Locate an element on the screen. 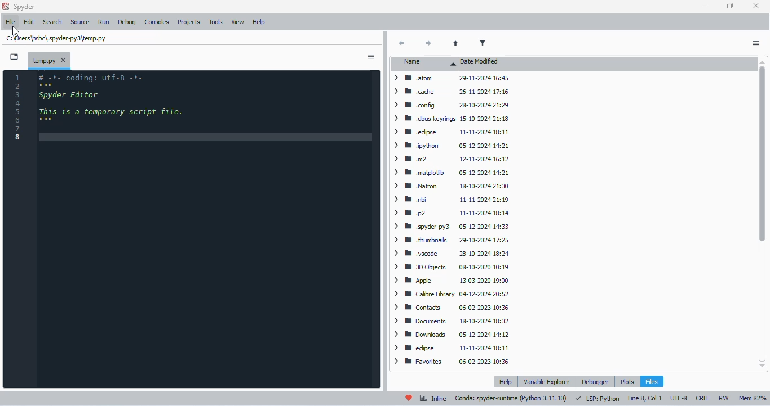 The width and height of the screenshot is (770, 406). mem 82% is located at coordinates (752, 398).